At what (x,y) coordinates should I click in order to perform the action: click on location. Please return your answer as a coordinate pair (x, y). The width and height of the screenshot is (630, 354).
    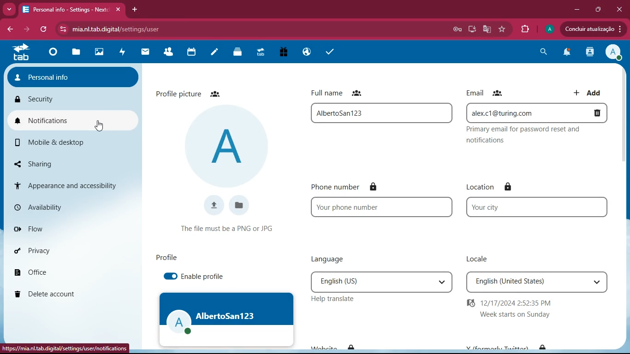
    Looking at the image, I should click on (535, 206).